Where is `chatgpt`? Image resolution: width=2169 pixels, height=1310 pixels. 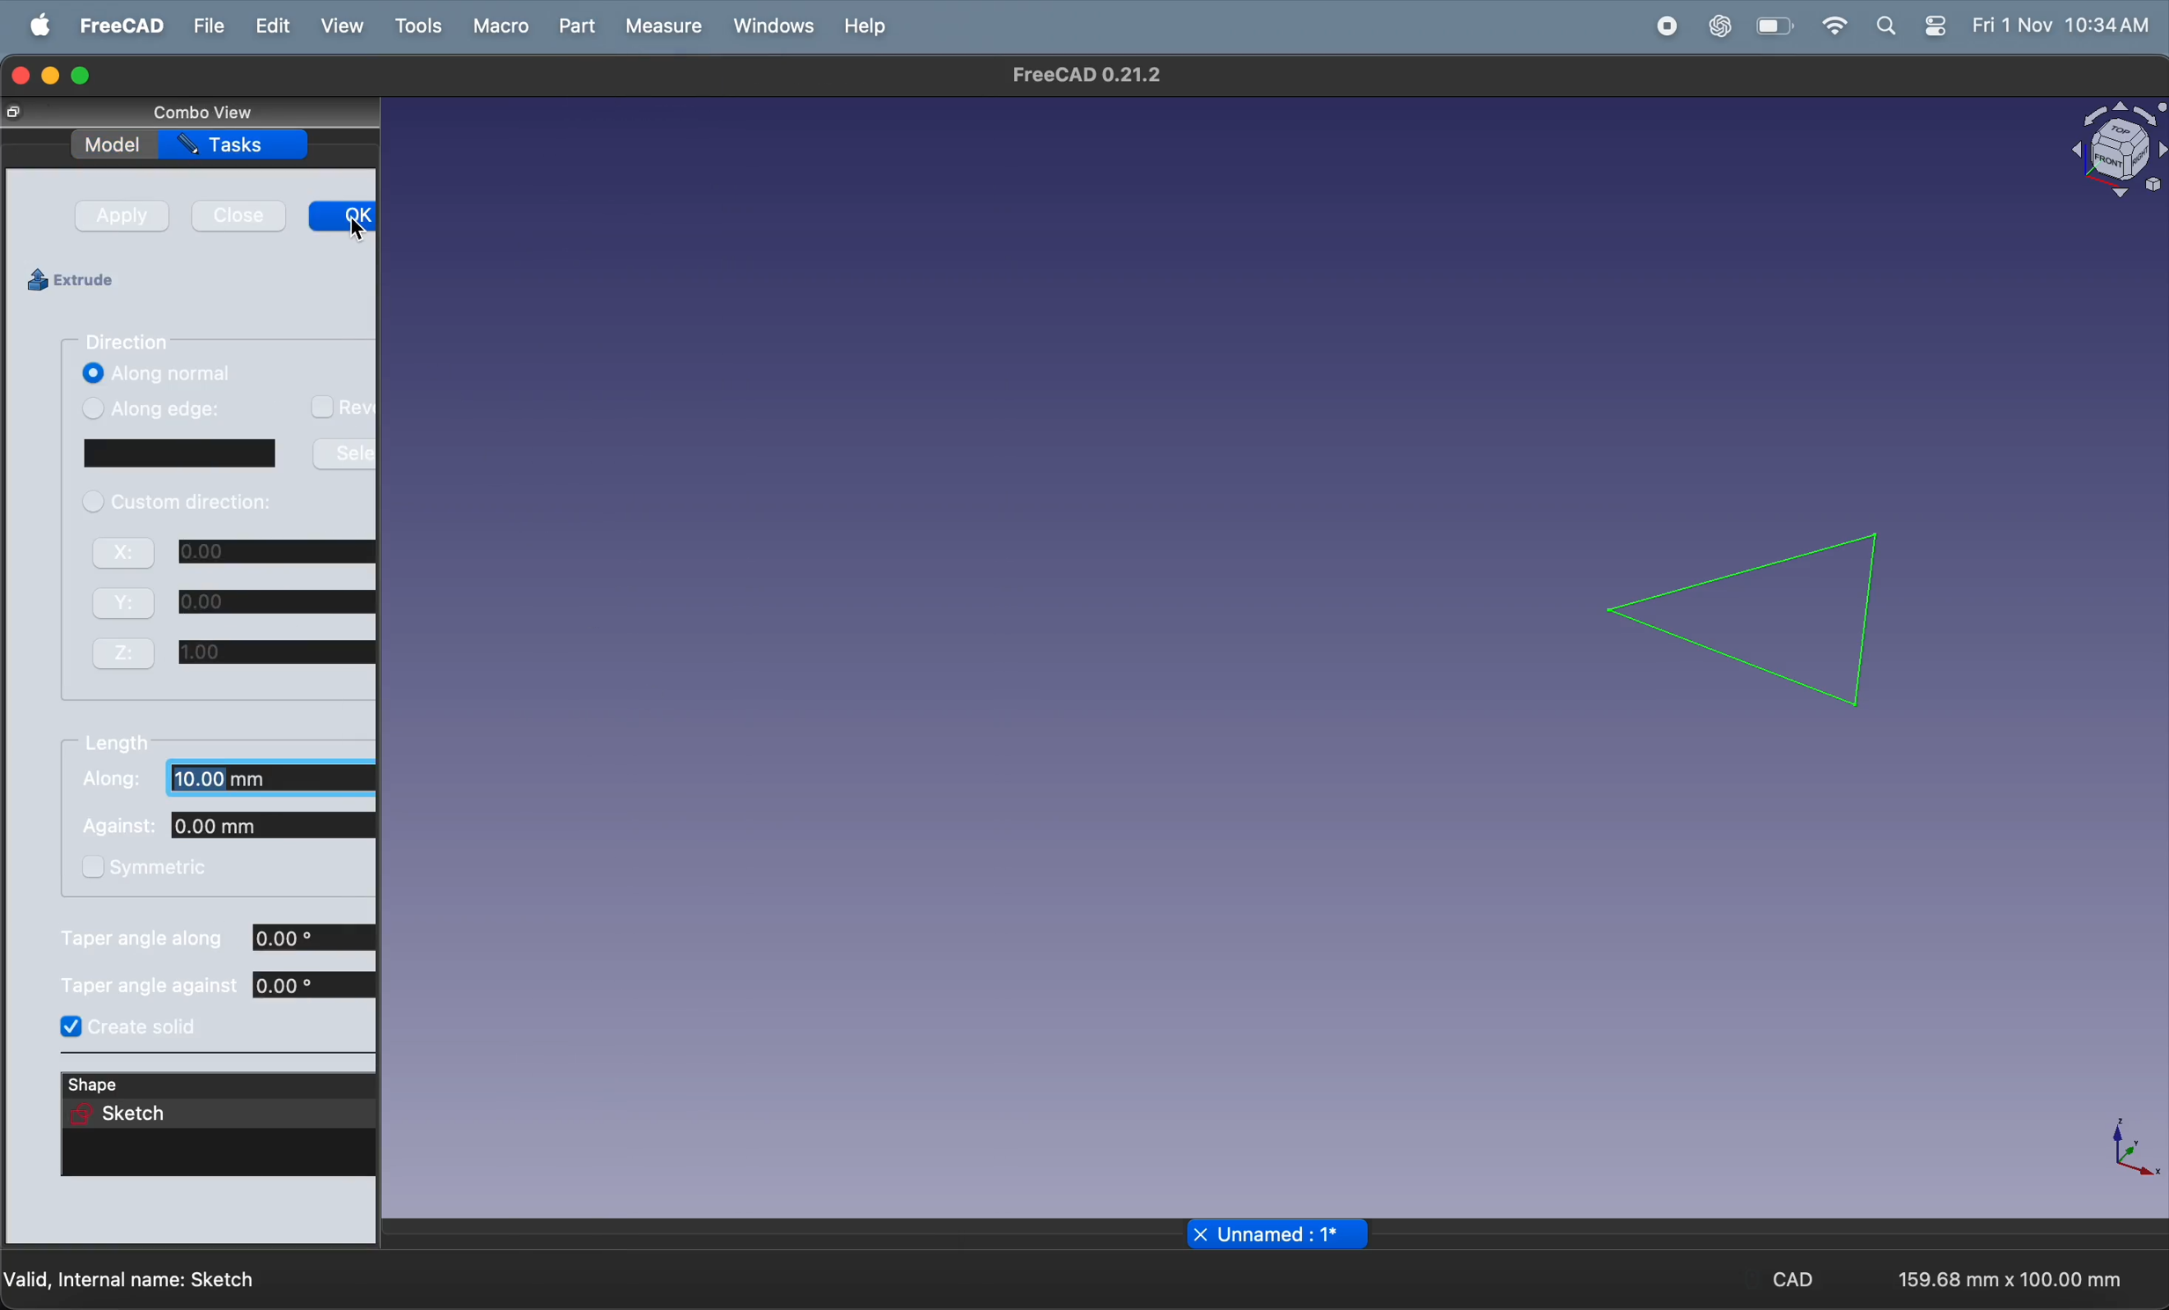 chatgpt is located at coordinates (1724, 26).